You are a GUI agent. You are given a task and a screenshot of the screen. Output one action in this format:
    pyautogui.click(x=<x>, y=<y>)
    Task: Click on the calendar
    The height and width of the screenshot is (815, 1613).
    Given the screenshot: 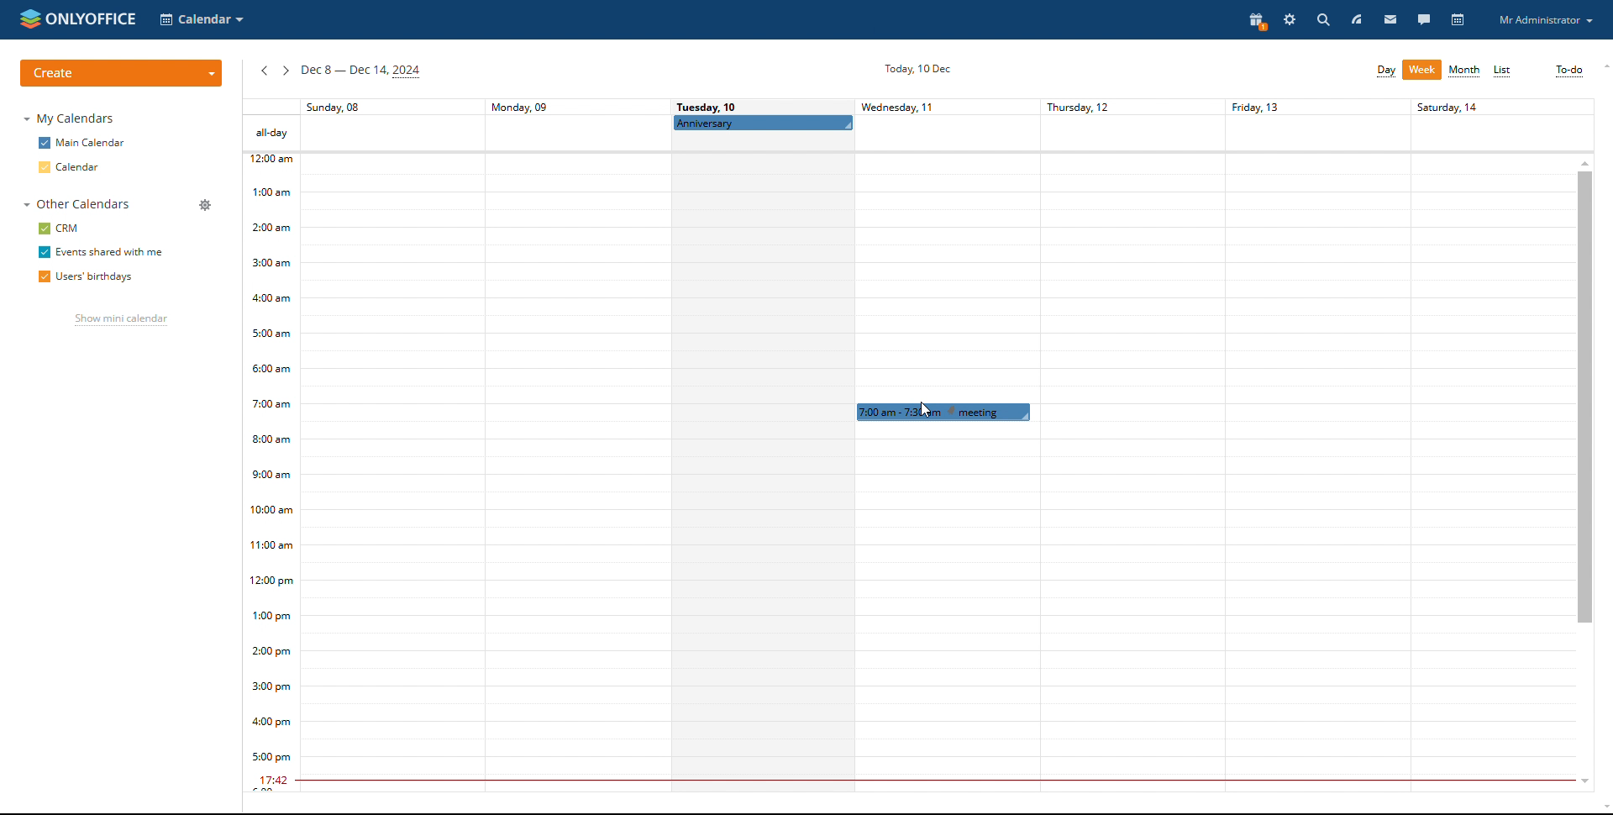 What is the action you would take?
    pyautogui.click(x=1459, y=21)
    